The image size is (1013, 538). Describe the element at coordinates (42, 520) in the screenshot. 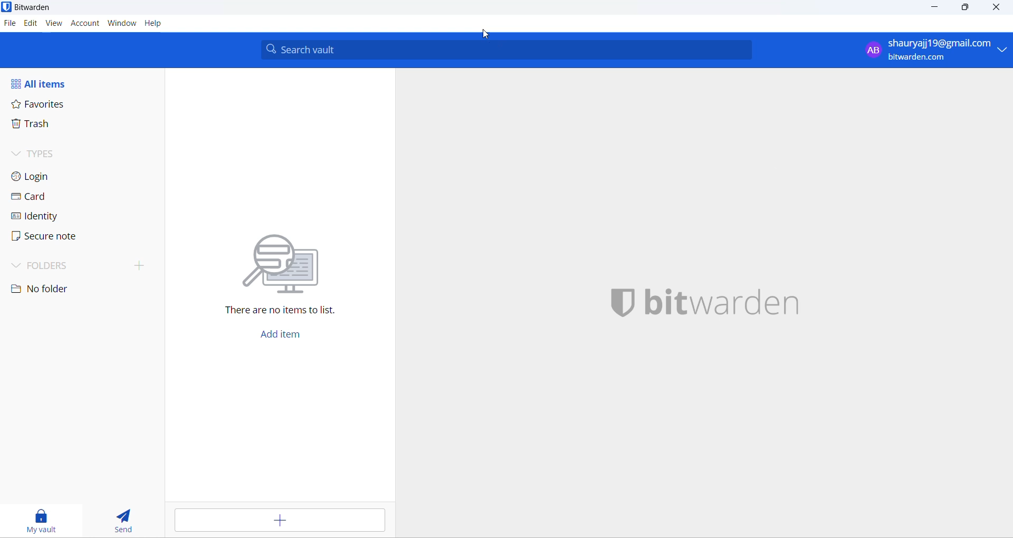

I see `my vault` at that location.